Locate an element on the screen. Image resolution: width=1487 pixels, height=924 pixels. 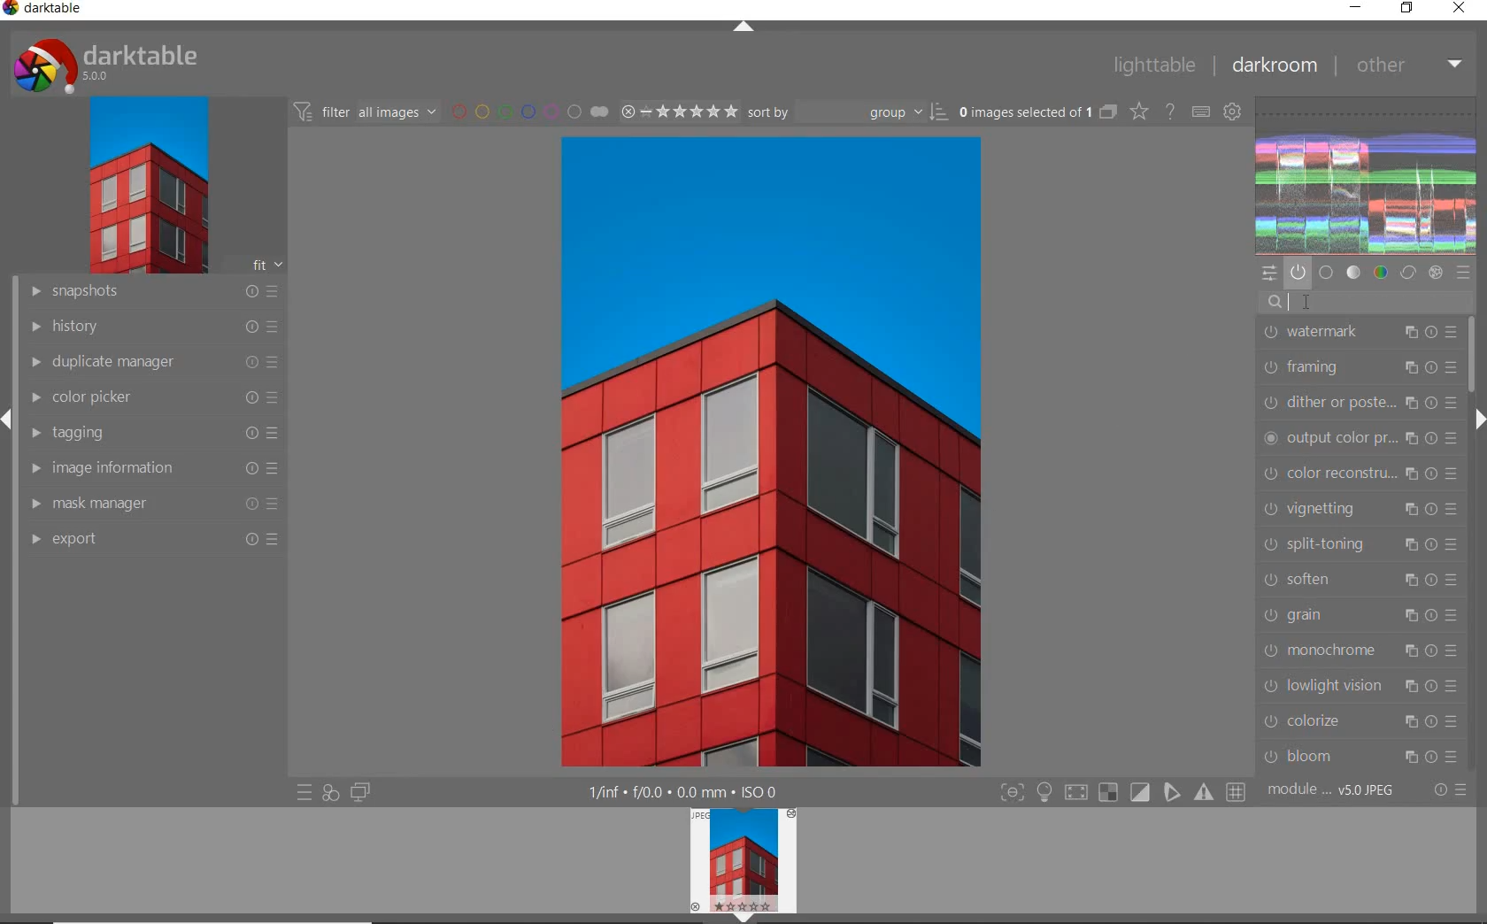
darkroom is located at coordinates (1275, 63).